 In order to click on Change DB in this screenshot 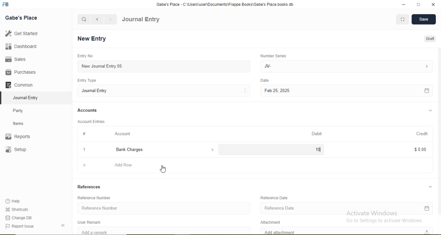, I will do `click(19, 217)`.